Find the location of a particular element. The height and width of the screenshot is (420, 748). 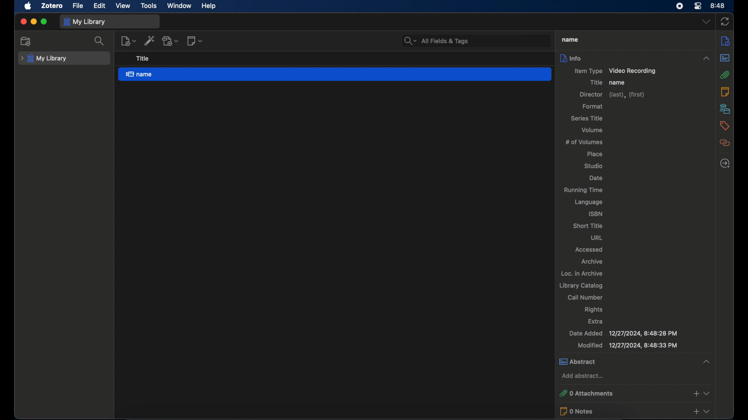

related is located at coordinates (725, 143).